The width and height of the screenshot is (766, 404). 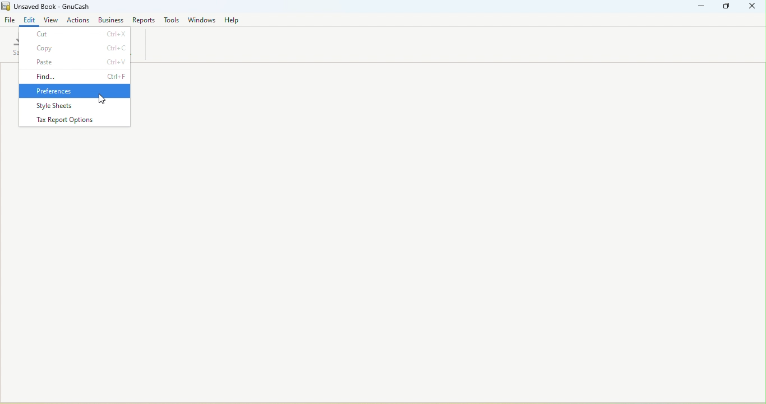 I want to click on edit, so click(x=30, y=20).